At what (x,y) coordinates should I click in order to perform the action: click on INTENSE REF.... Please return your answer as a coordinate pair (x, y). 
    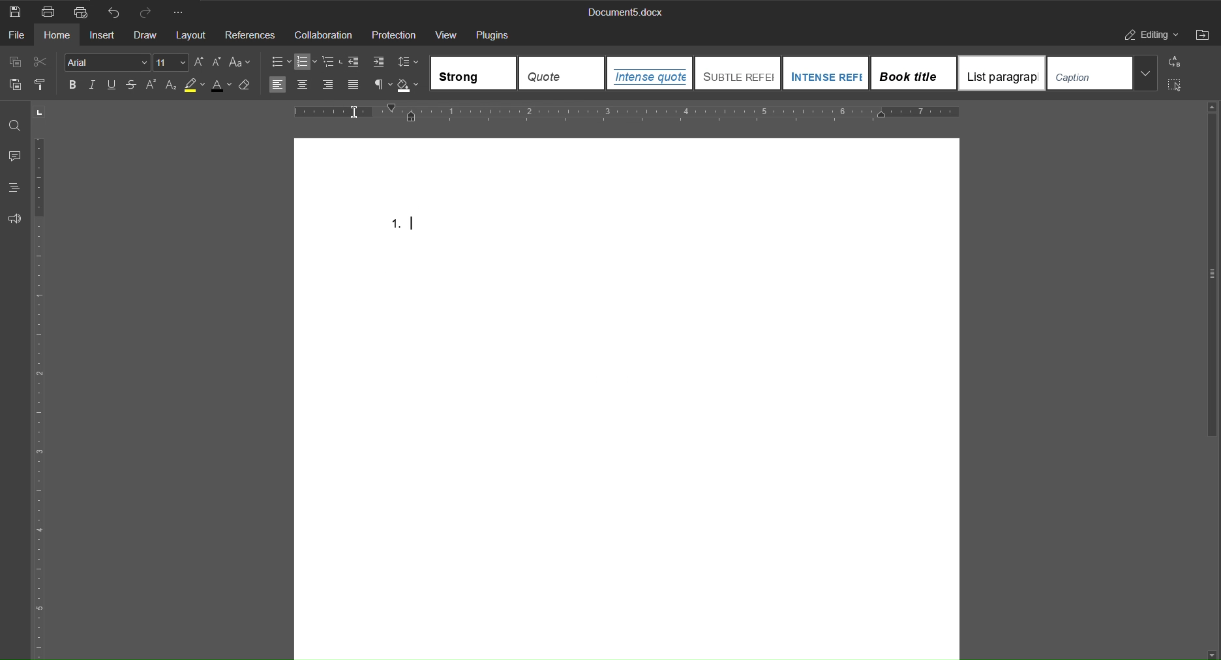
    Looking at the image, I should click on (828, 74).